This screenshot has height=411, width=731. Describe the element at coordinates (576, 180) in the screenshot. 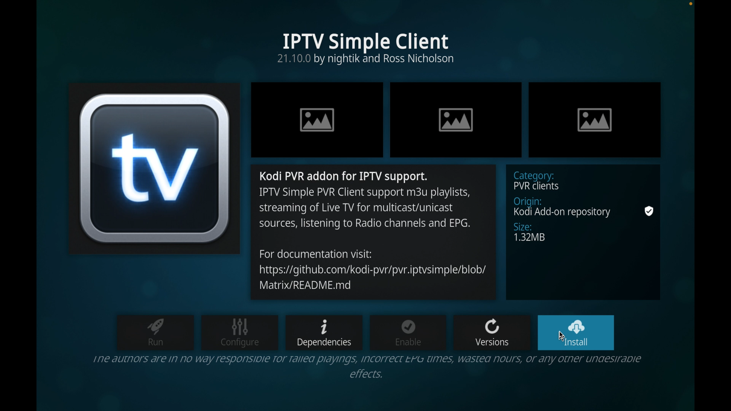

I see `Category:
PVR clients` at that location.